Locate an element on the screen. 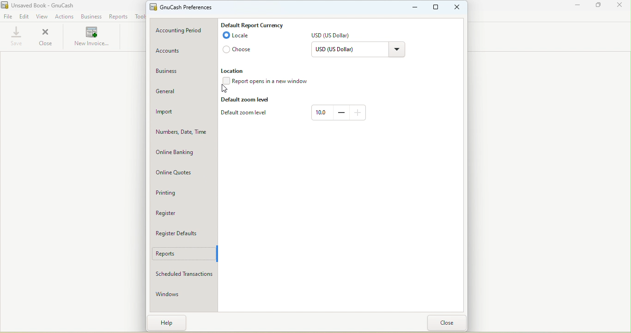  Reports is located at coordinates (183, 255).